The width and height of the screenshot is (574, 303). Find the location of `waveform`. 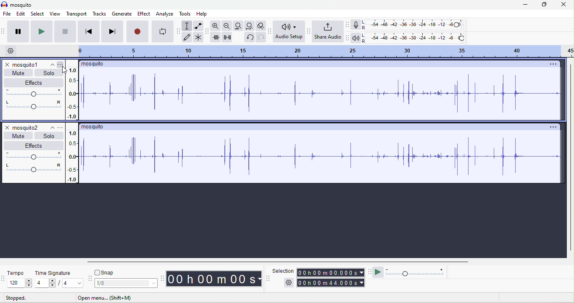

waveform is located at coordinates (319, 94).